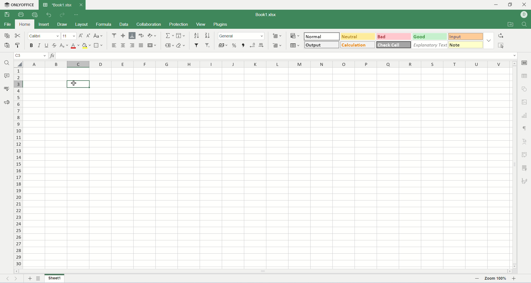  What do you see at coordinates (7, 24) in the screenshot?
I see `file` at bounding box center [7, 24].